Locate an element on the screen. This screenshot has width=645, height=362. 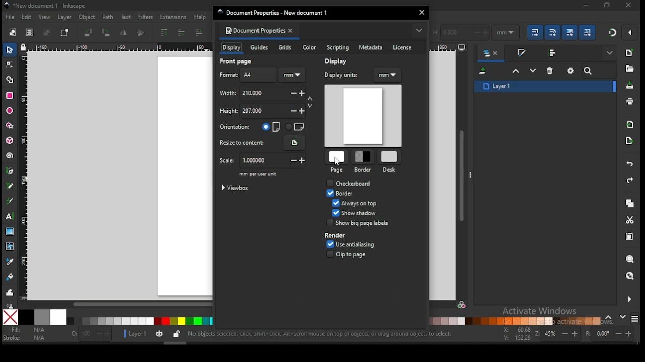
filters is located at coordinates (145, 16).